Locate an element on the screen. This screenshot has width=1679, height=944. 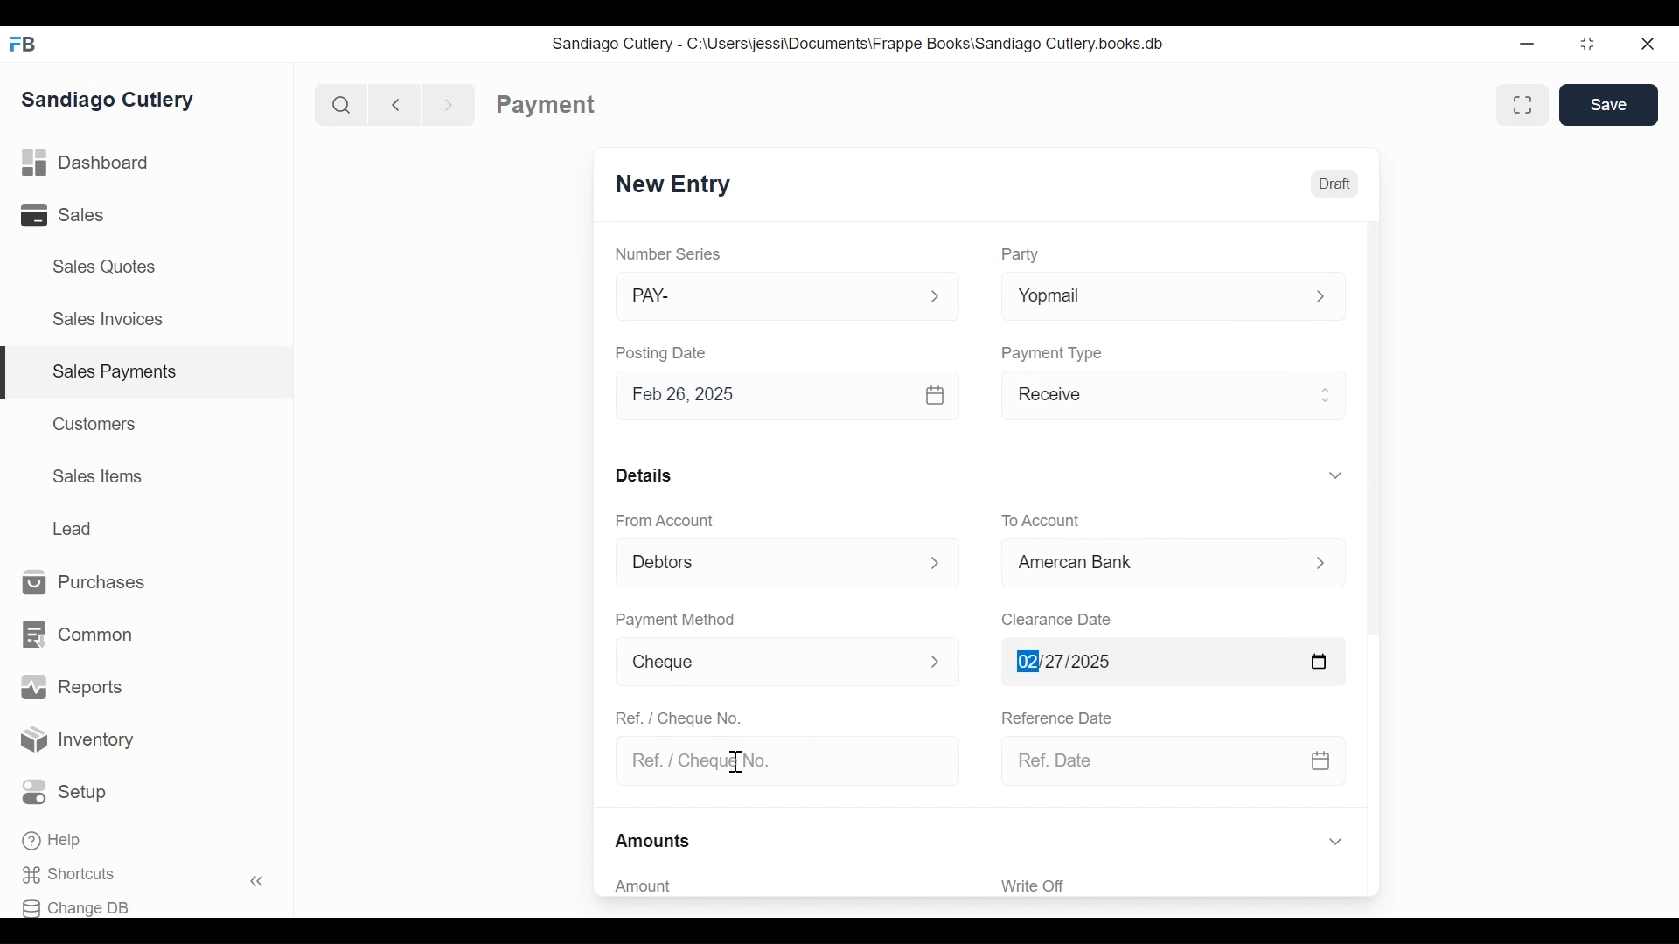
Toggle form and full width  is located at coordinates (1529, 101).